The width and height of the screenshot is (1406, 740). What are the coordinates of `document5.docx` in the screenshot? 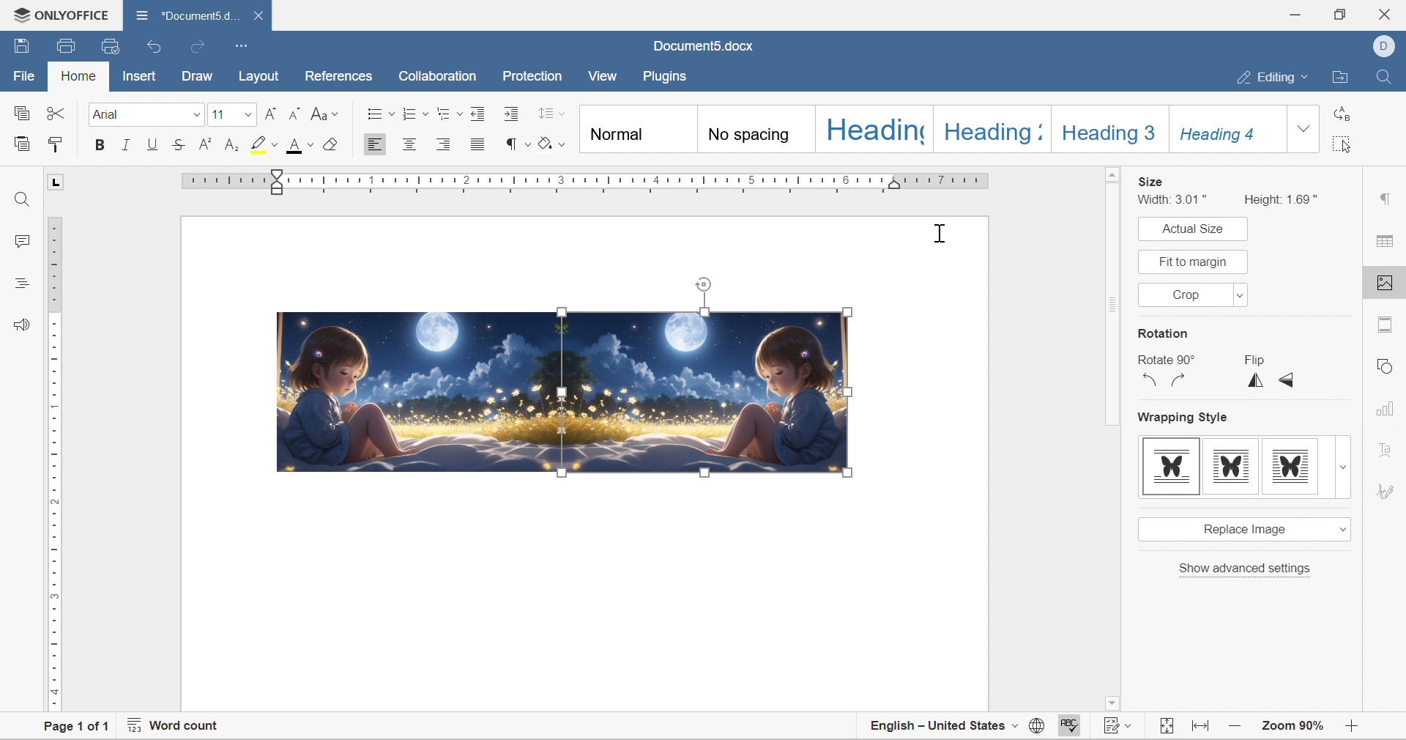 It's located at (184, 15).